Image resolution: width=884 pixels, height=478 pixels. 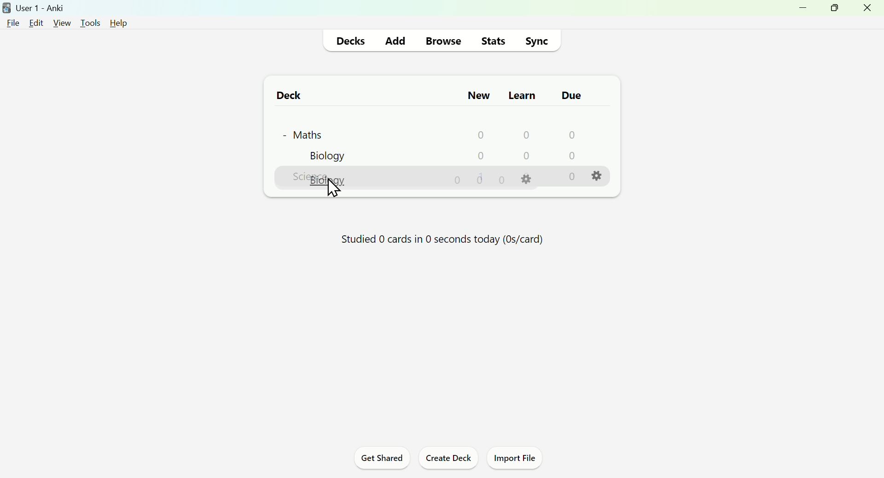 I want to click on Stats, so click(x=494, y=40).